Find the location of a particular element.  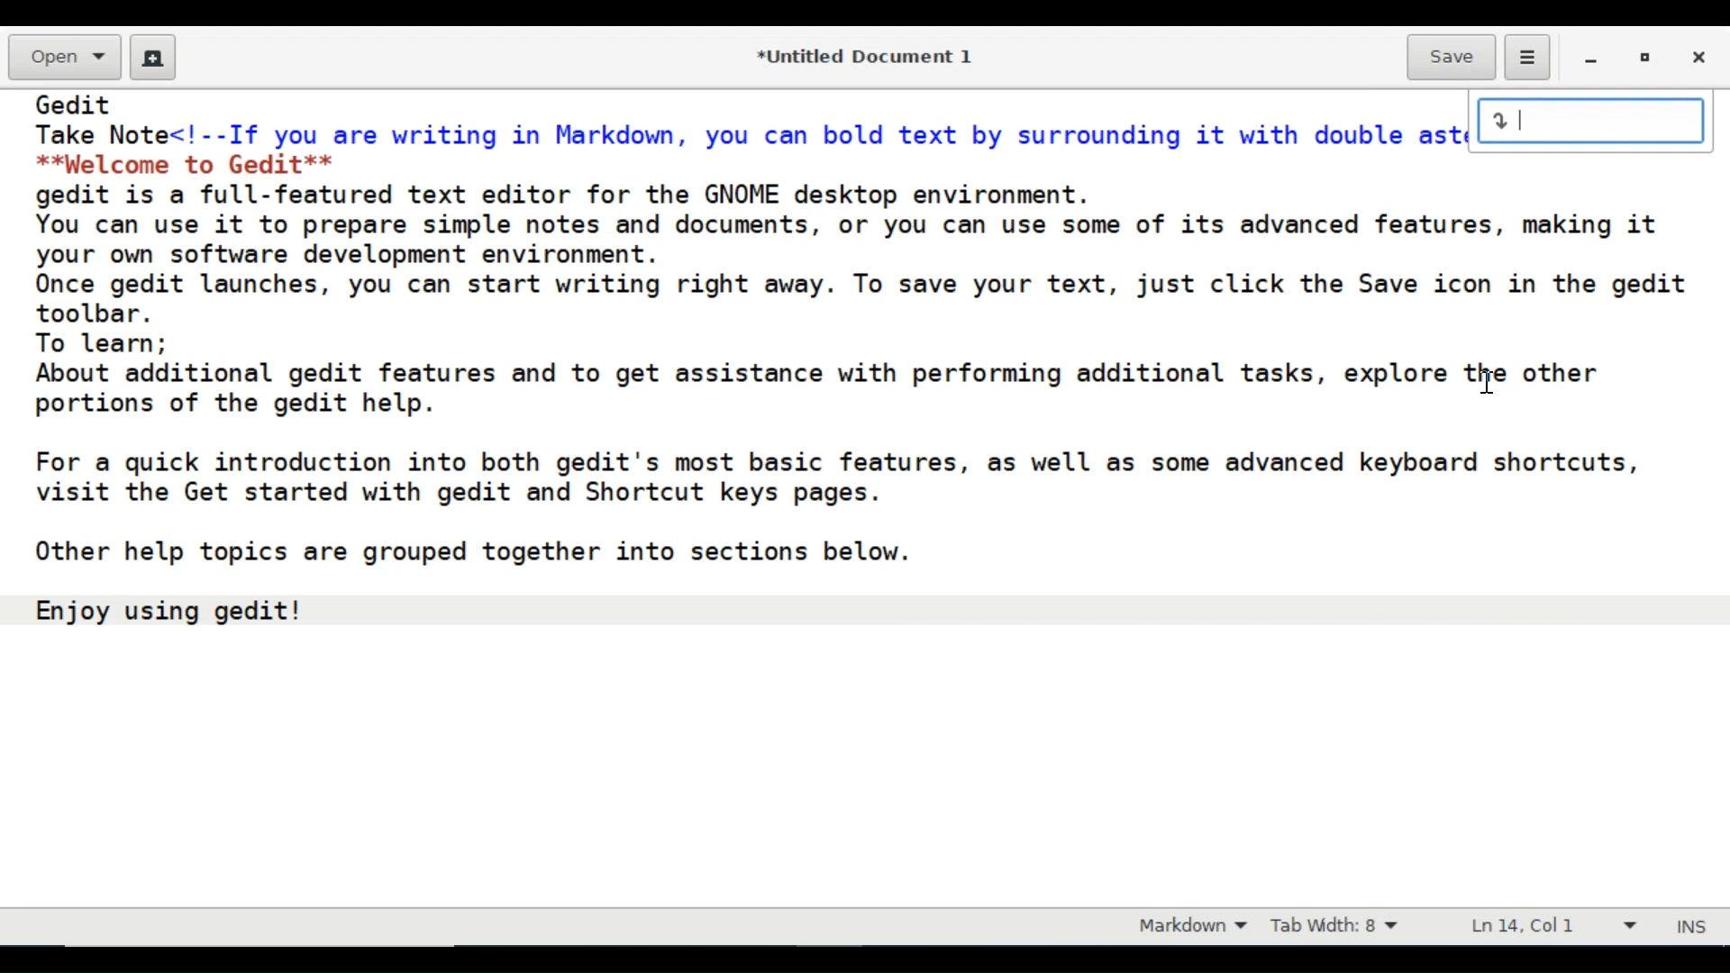

For a quick introduction into both gedit's most basic features, as well as some advanced keyboard shortcuts,
visit the Get started with gedit and Shortcut keys pages. is located at coordinates (838, 477).